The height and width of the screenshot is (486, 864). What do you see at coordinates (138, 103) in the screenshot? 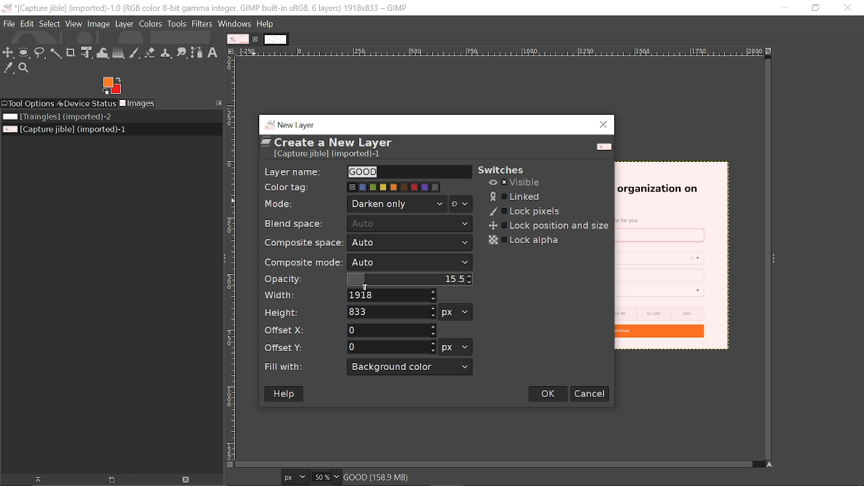
I see `Images` at bounding box center [138, 103].